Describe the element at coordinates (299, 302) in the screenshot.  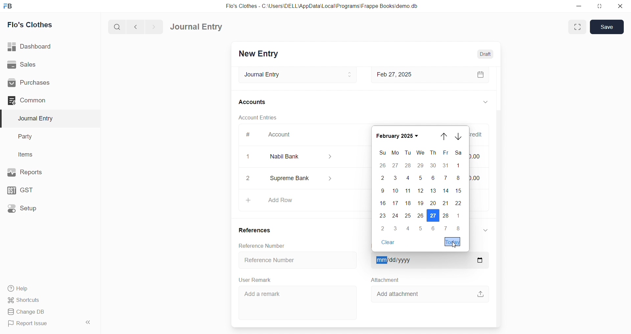
I see `Add a remark` at that location.